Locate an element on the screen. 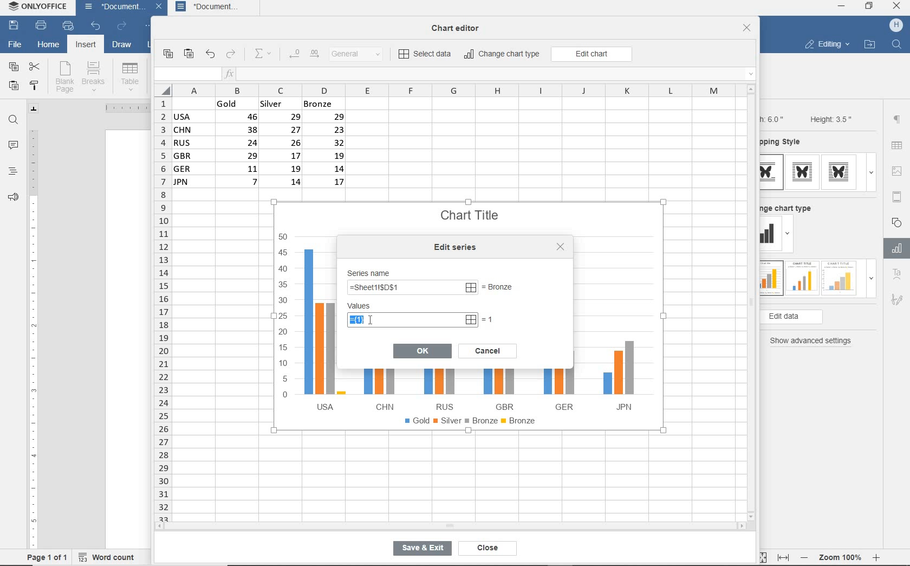  paragraph settings is located at coordinates (897, 119).